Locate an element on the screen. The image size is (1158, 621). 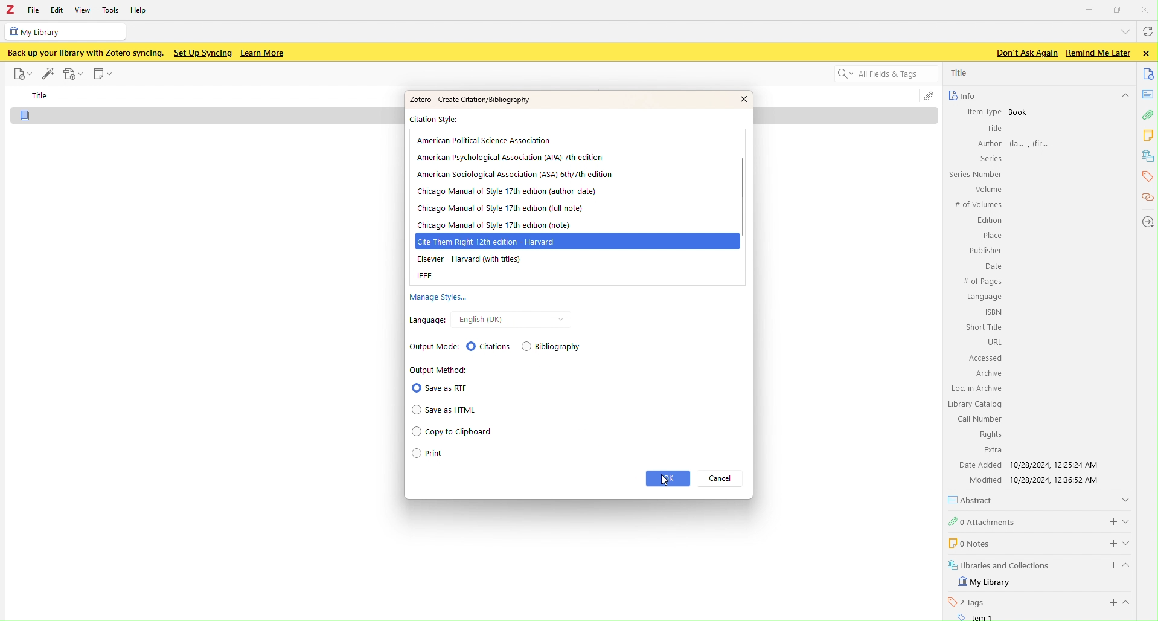
documents is located at coordinates (1149, 73).